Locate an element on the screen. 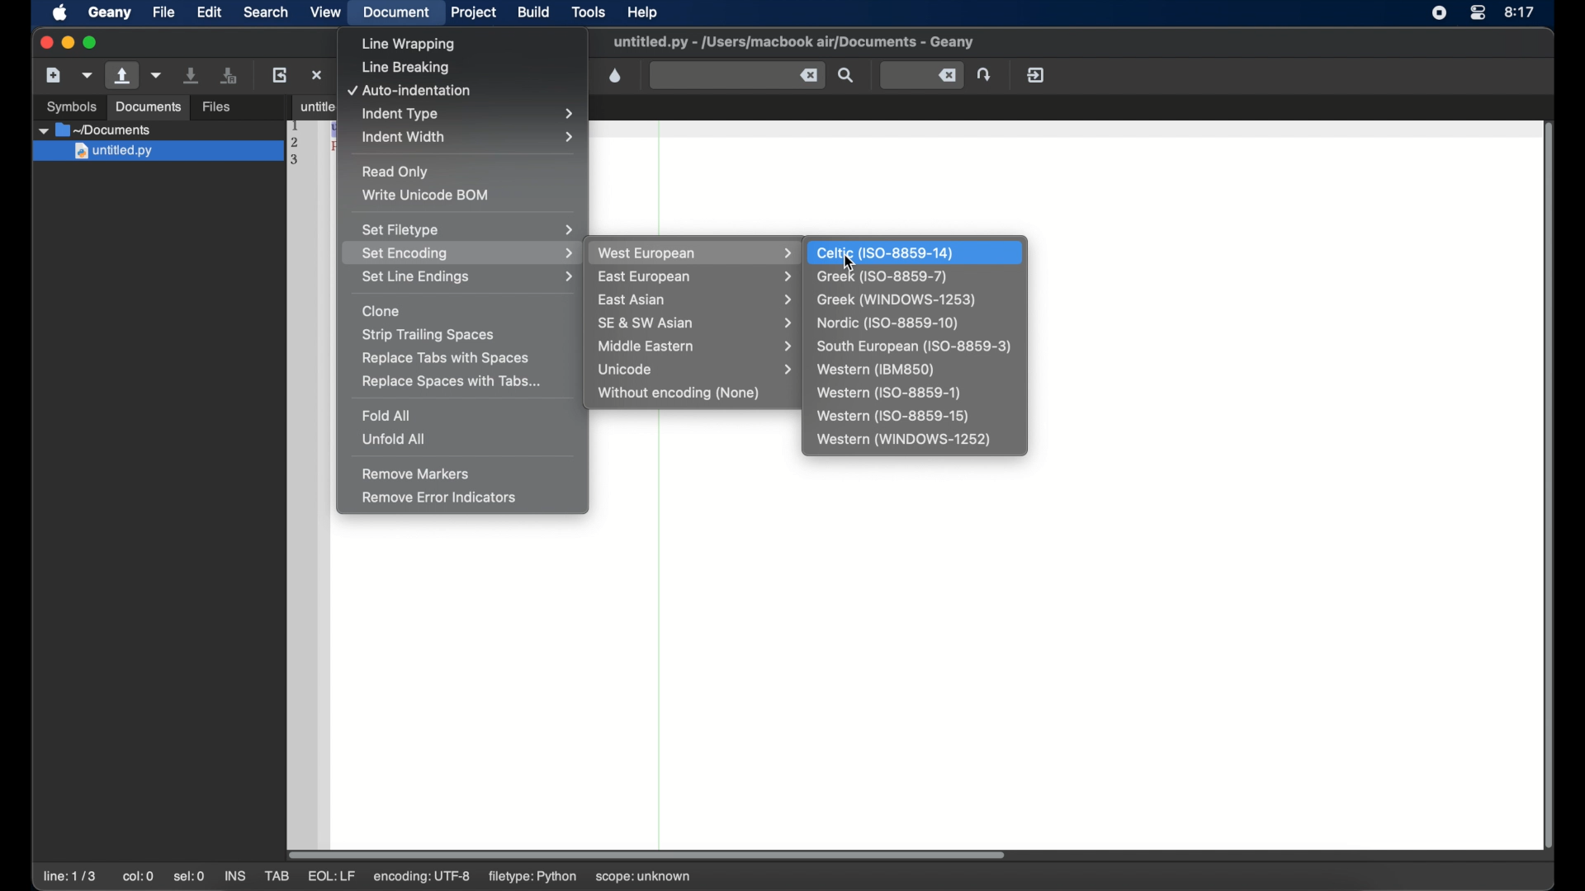 This screenshot has width=1585, height=891. close the current file is located at coordinates (317, 74).